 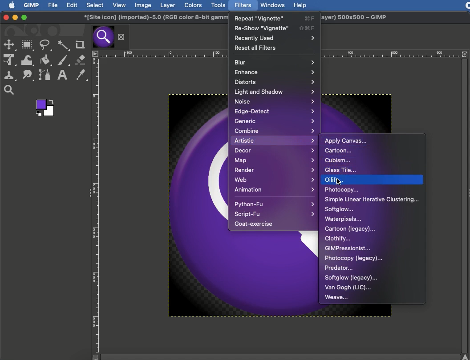 What do you see at coordinates (466, 210) in the screenshot?
I see `Scroll` at bounding box center [466, 210].